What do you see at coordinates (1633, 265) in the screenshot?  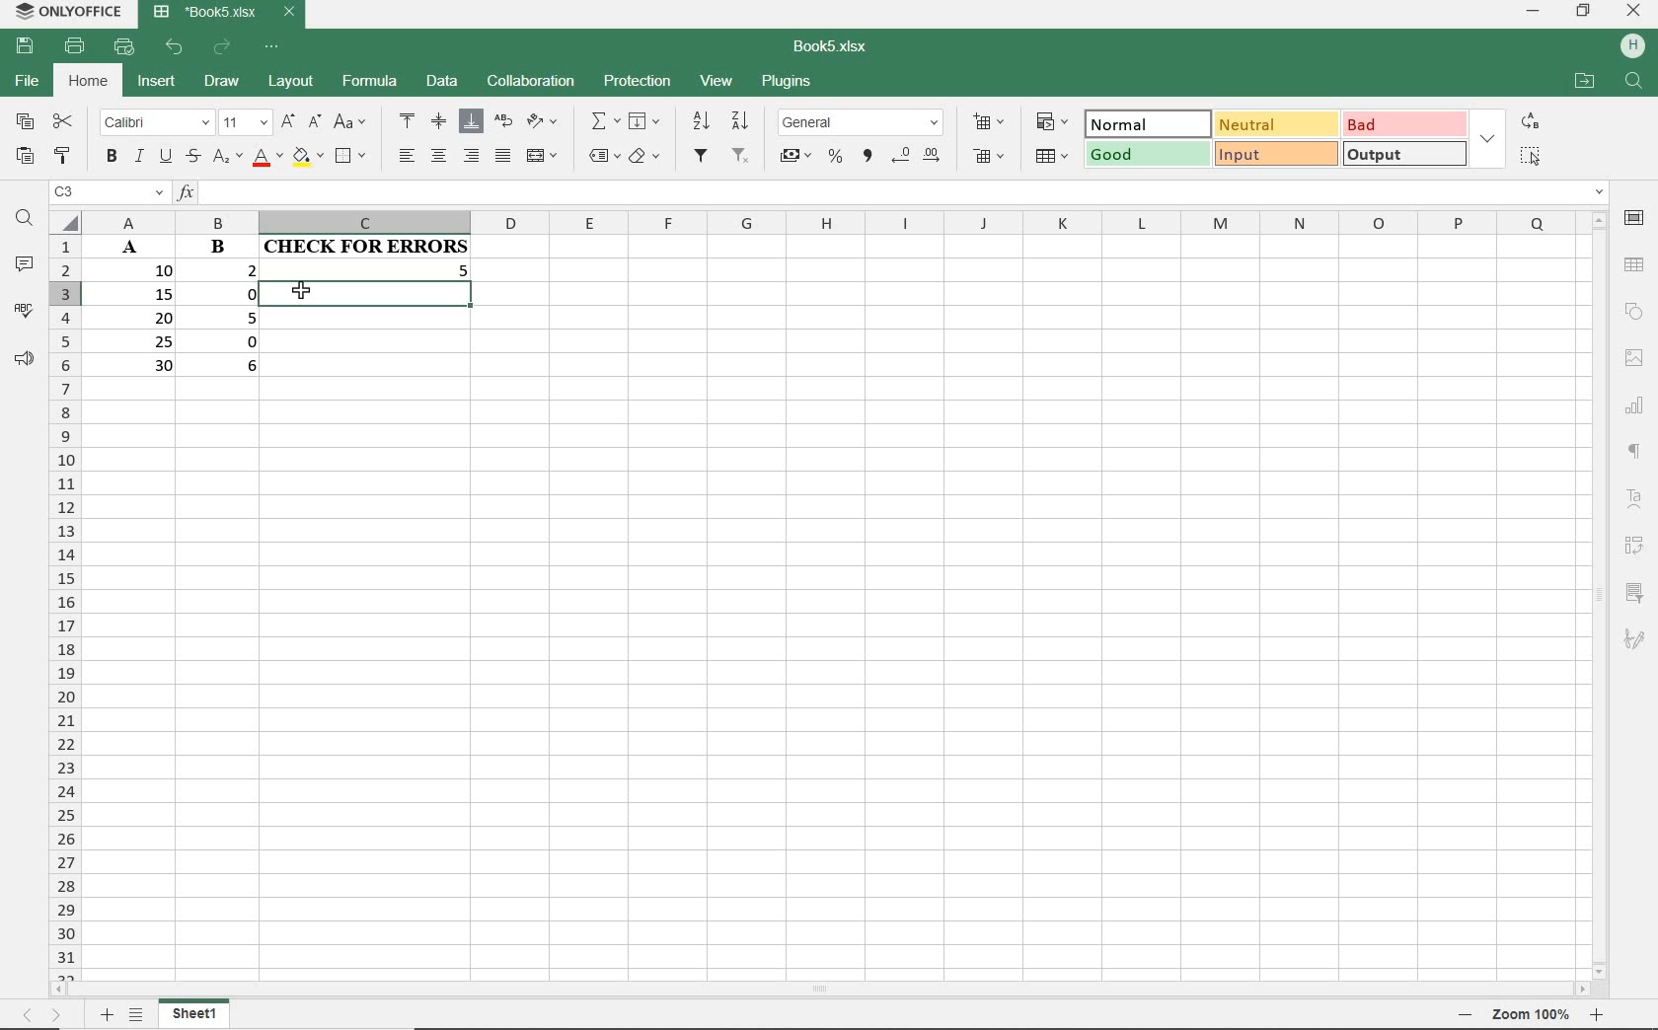 I see `TABLE` at bounding box center [1633, 265].